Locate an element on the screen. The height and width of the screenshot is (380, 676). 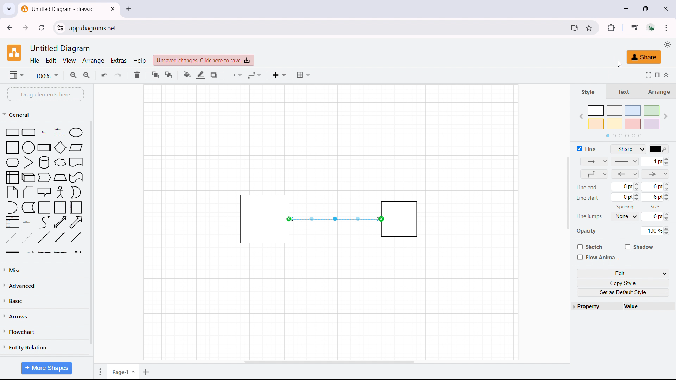
extras is located at coordinates (119, 60).